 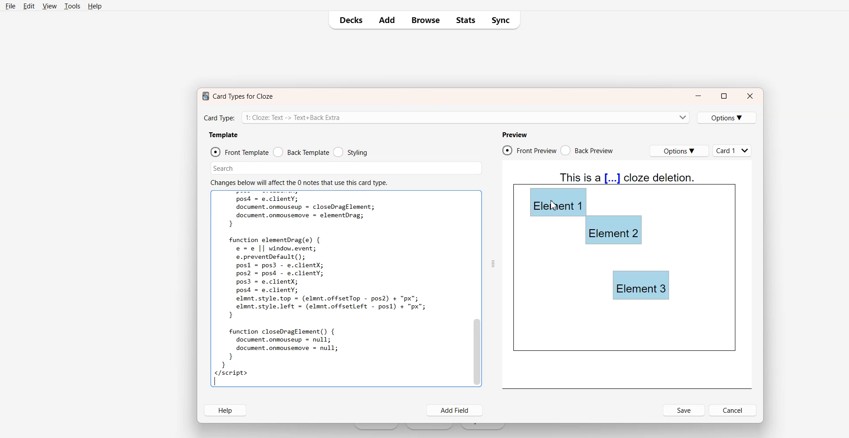 What do you see at coordinates (557, 201) in the screenshot?
I see `Element 1` at bounding box center [557, 201].